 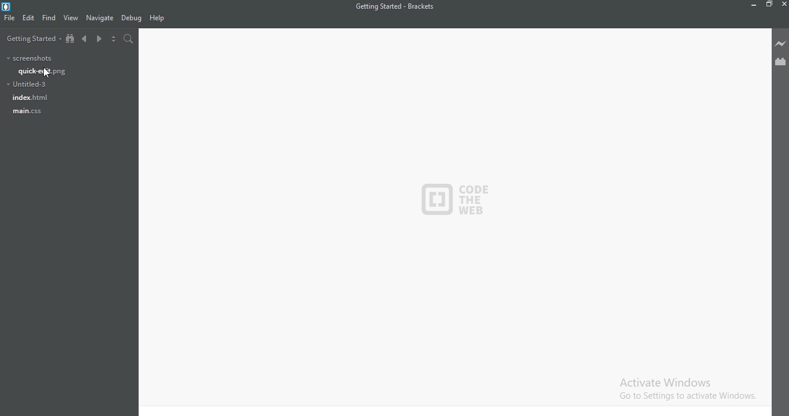 I want to click on untitled-3, so click(x=31, y=84).